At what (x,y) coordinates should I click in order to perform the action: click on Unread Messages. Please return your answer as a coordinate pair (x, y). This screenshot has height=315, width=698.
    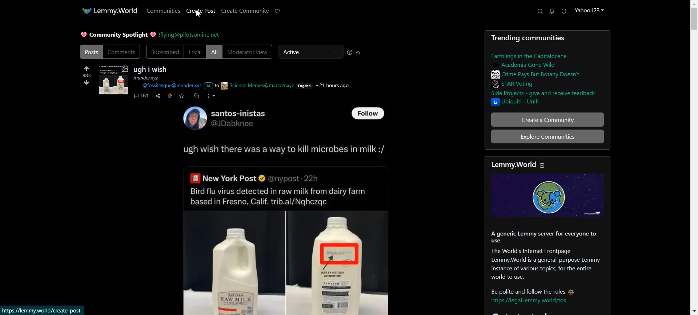
    Looking at the image, I should click on (552, 11).